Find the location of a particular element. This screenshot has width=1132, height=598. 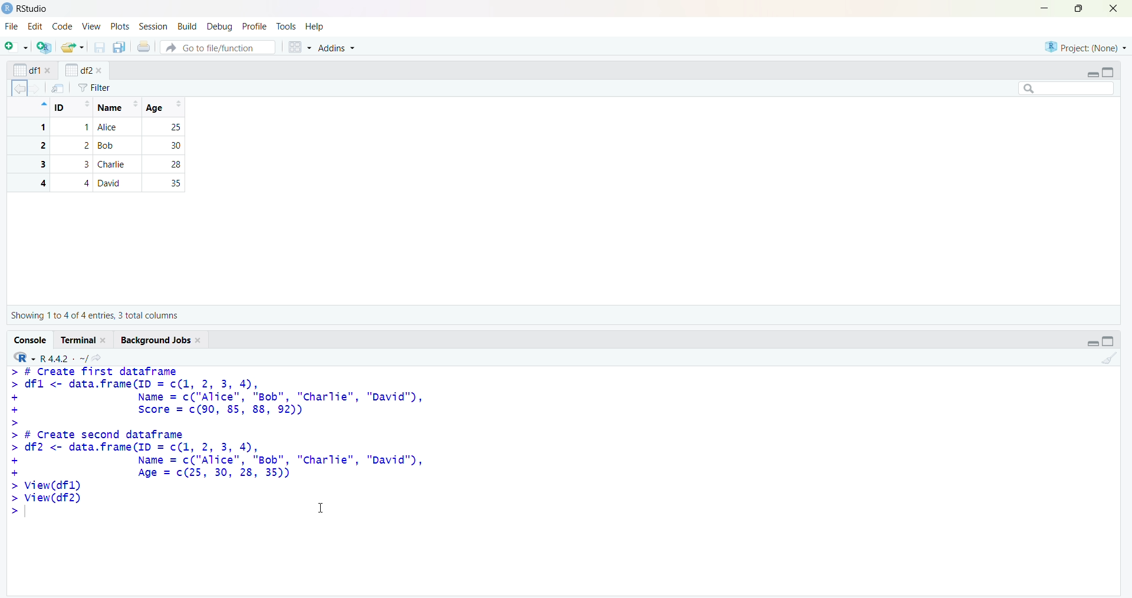

backward is located at coordinates (19, 88).